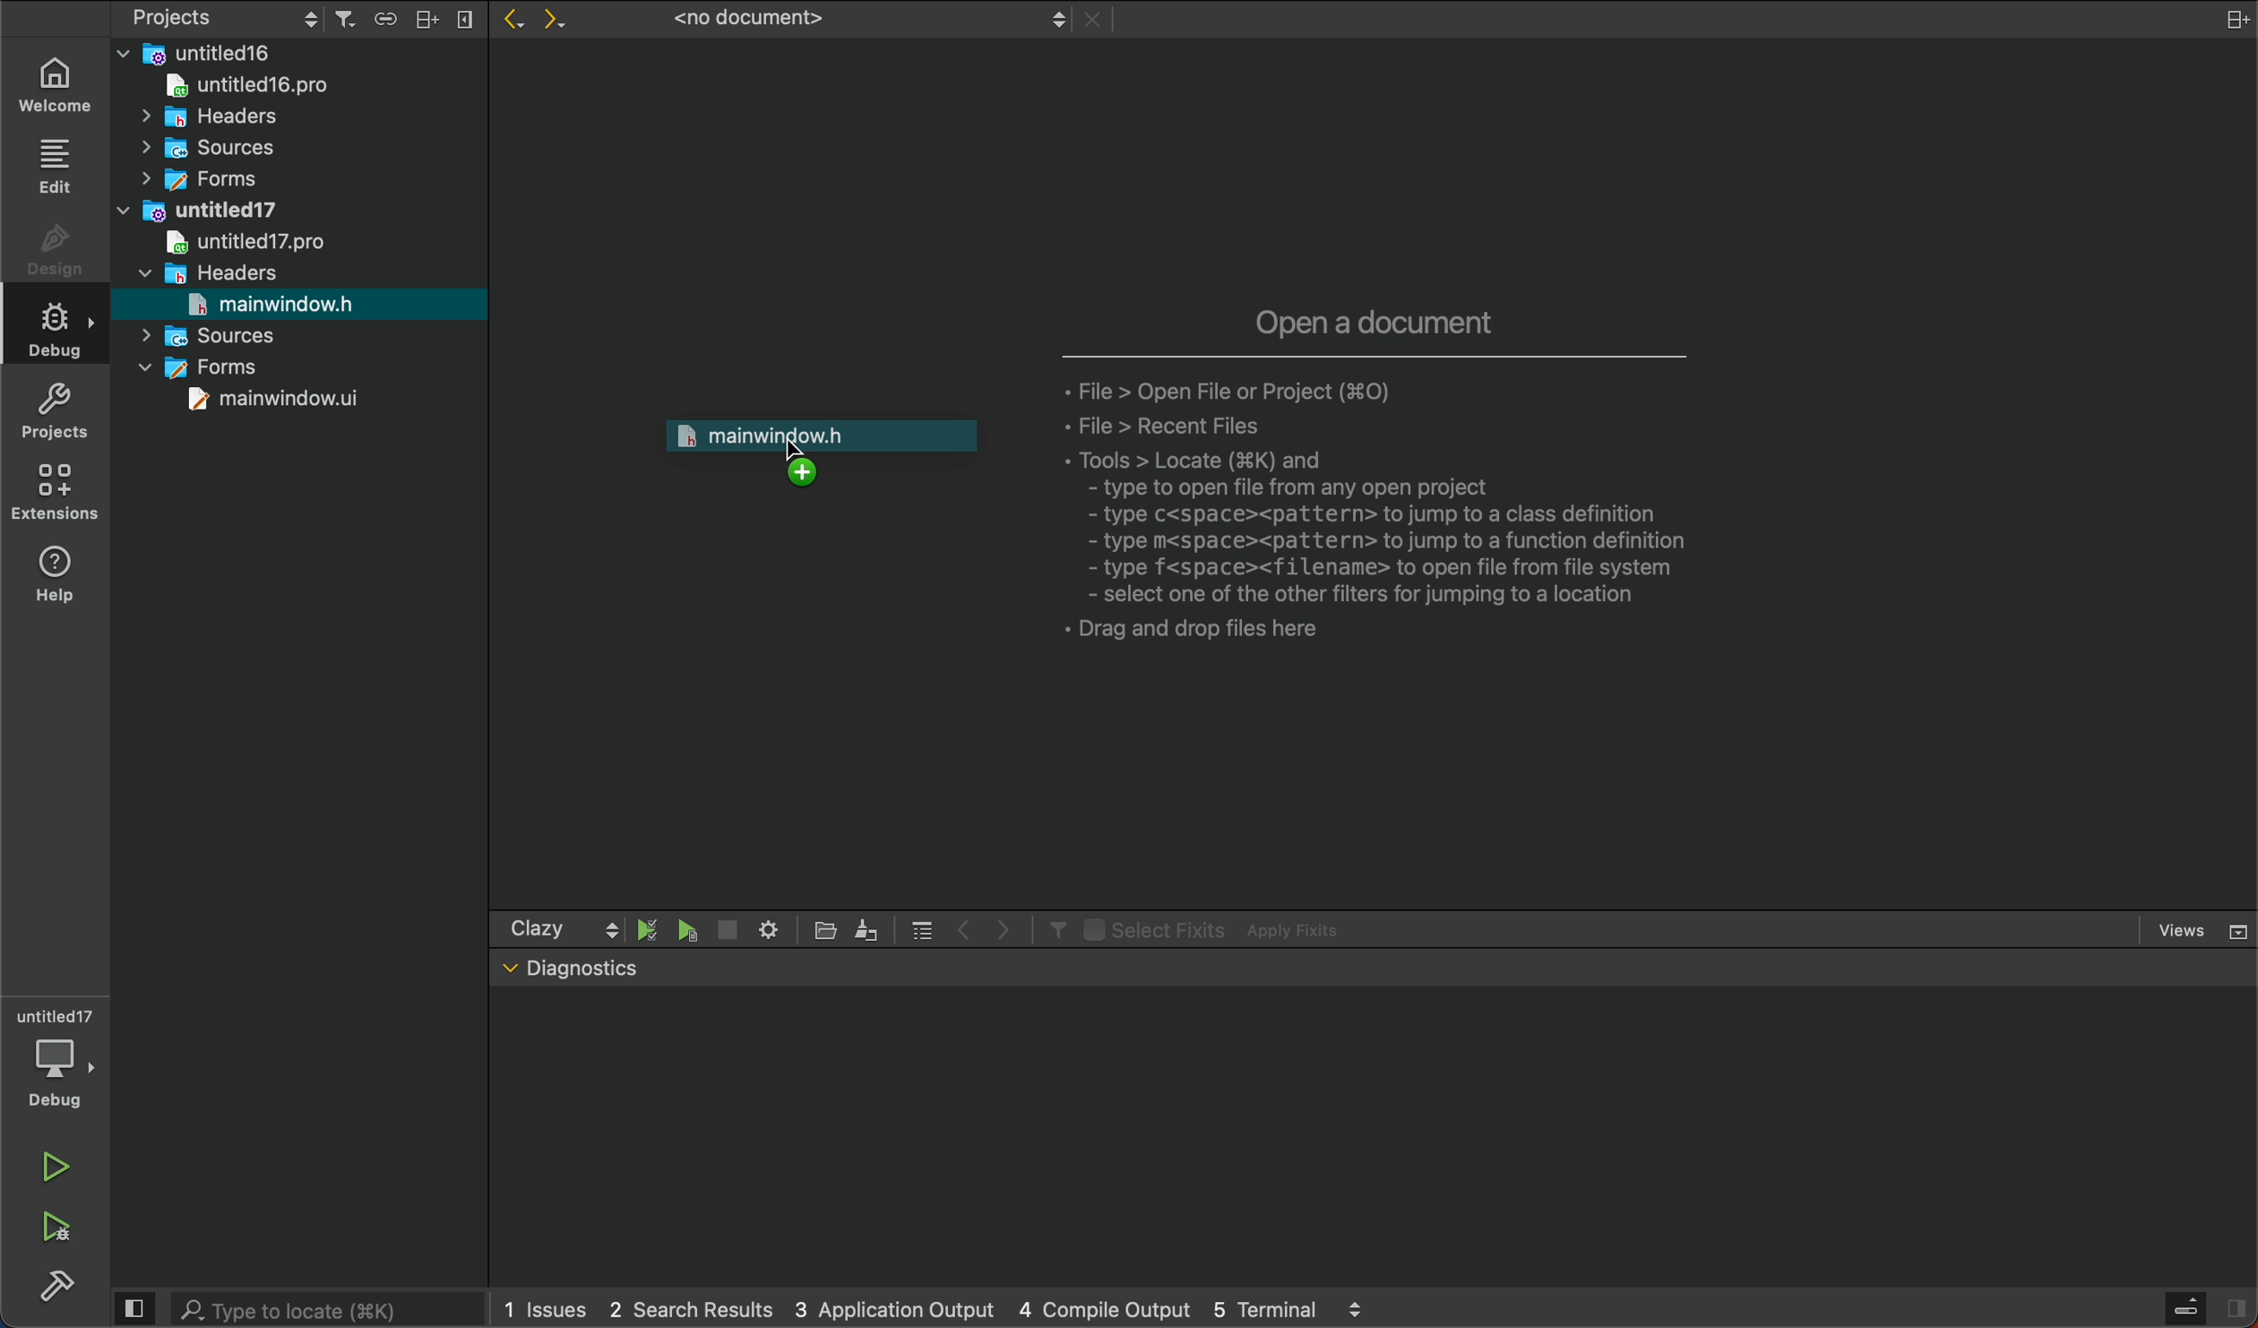 The image size is (2258, 1328). Describe the element at coordinates (60, 254) in the screenshot. I see `DESIGN` at that location.